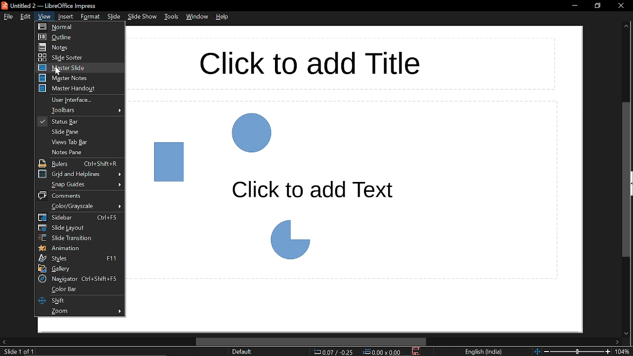  What do you see at coordinates (79, 311) in the screenshot?
I see `Zoom` at bounding box center [79, 311].